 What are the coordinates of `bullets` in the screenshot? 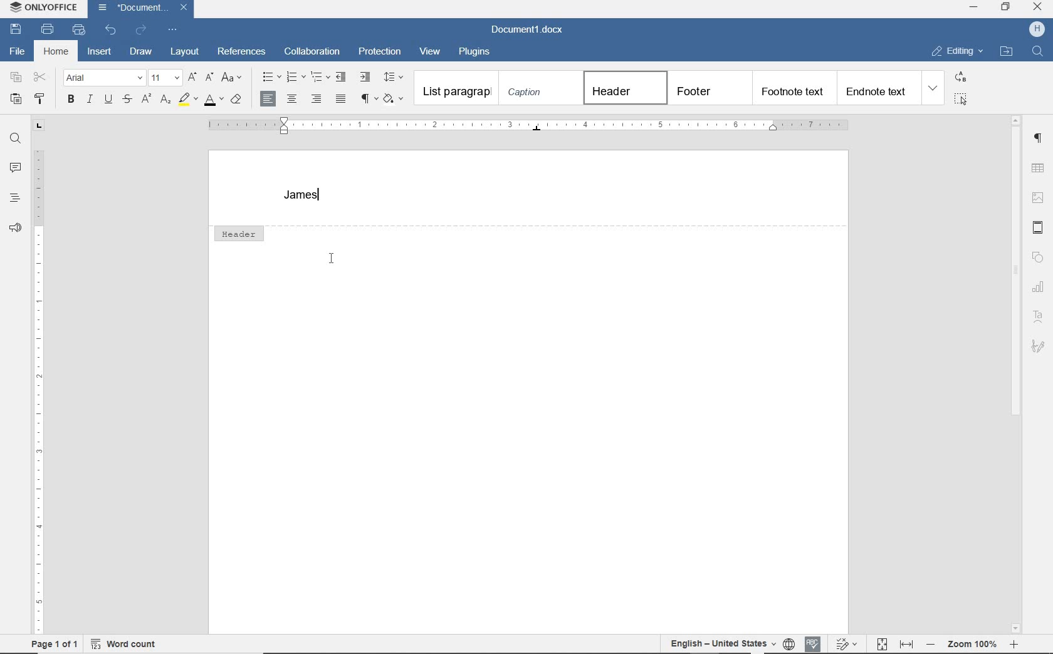 It's located at (268, 77).